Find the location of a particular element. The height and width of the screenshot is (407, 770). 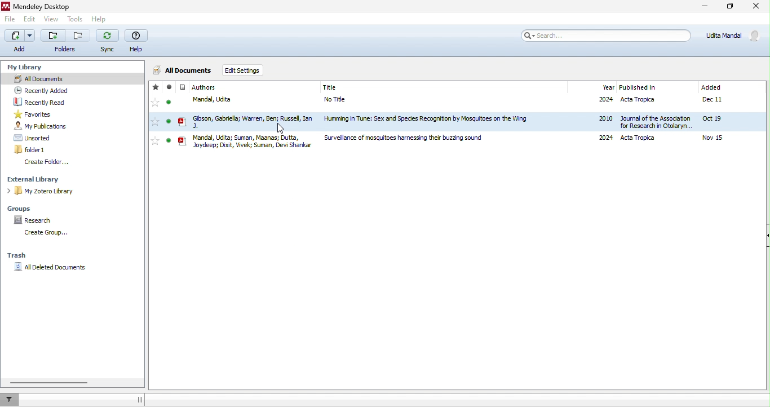

trash is located at coordinates (23, 255).